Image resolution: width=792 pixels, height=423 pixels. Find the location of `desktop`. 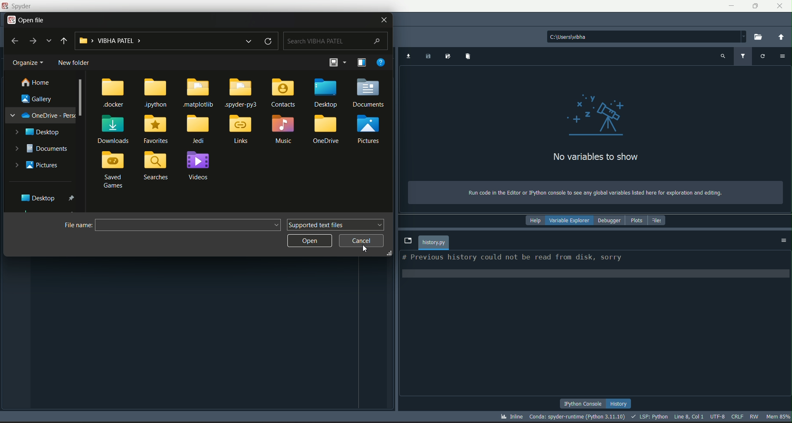

desktop is located at coordinates (38, 131).